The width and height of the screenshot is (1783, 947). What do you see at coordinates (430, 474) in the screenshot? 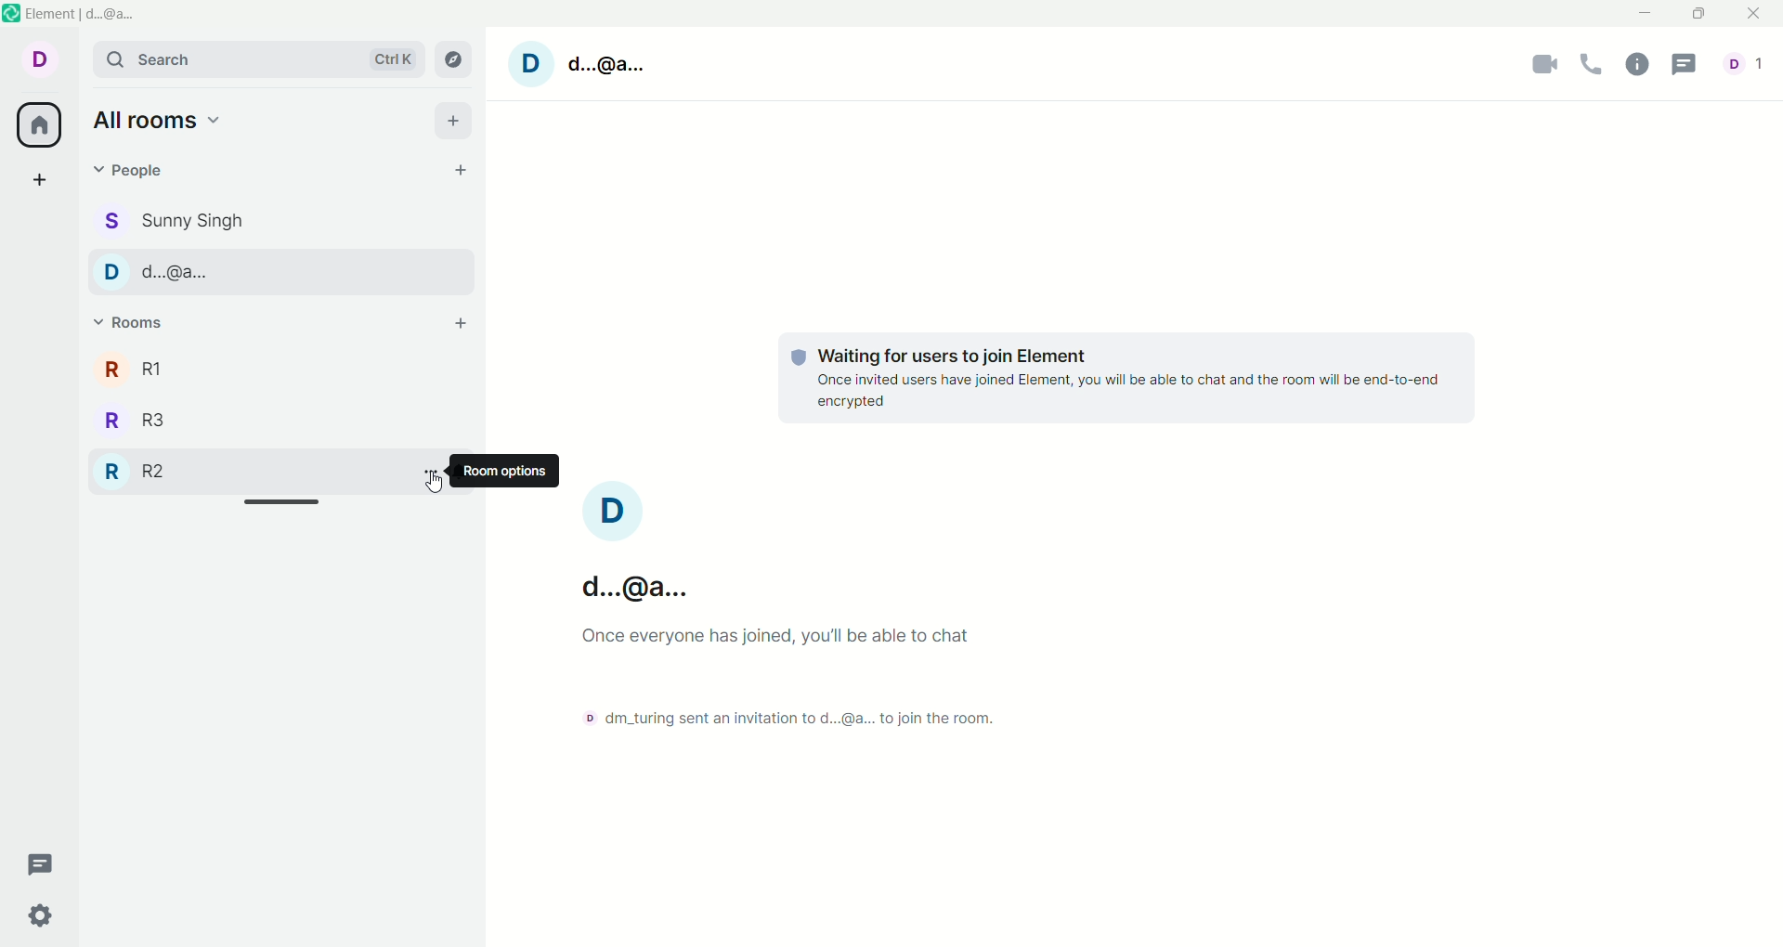
I see `option` at bounding box center [430, 474].